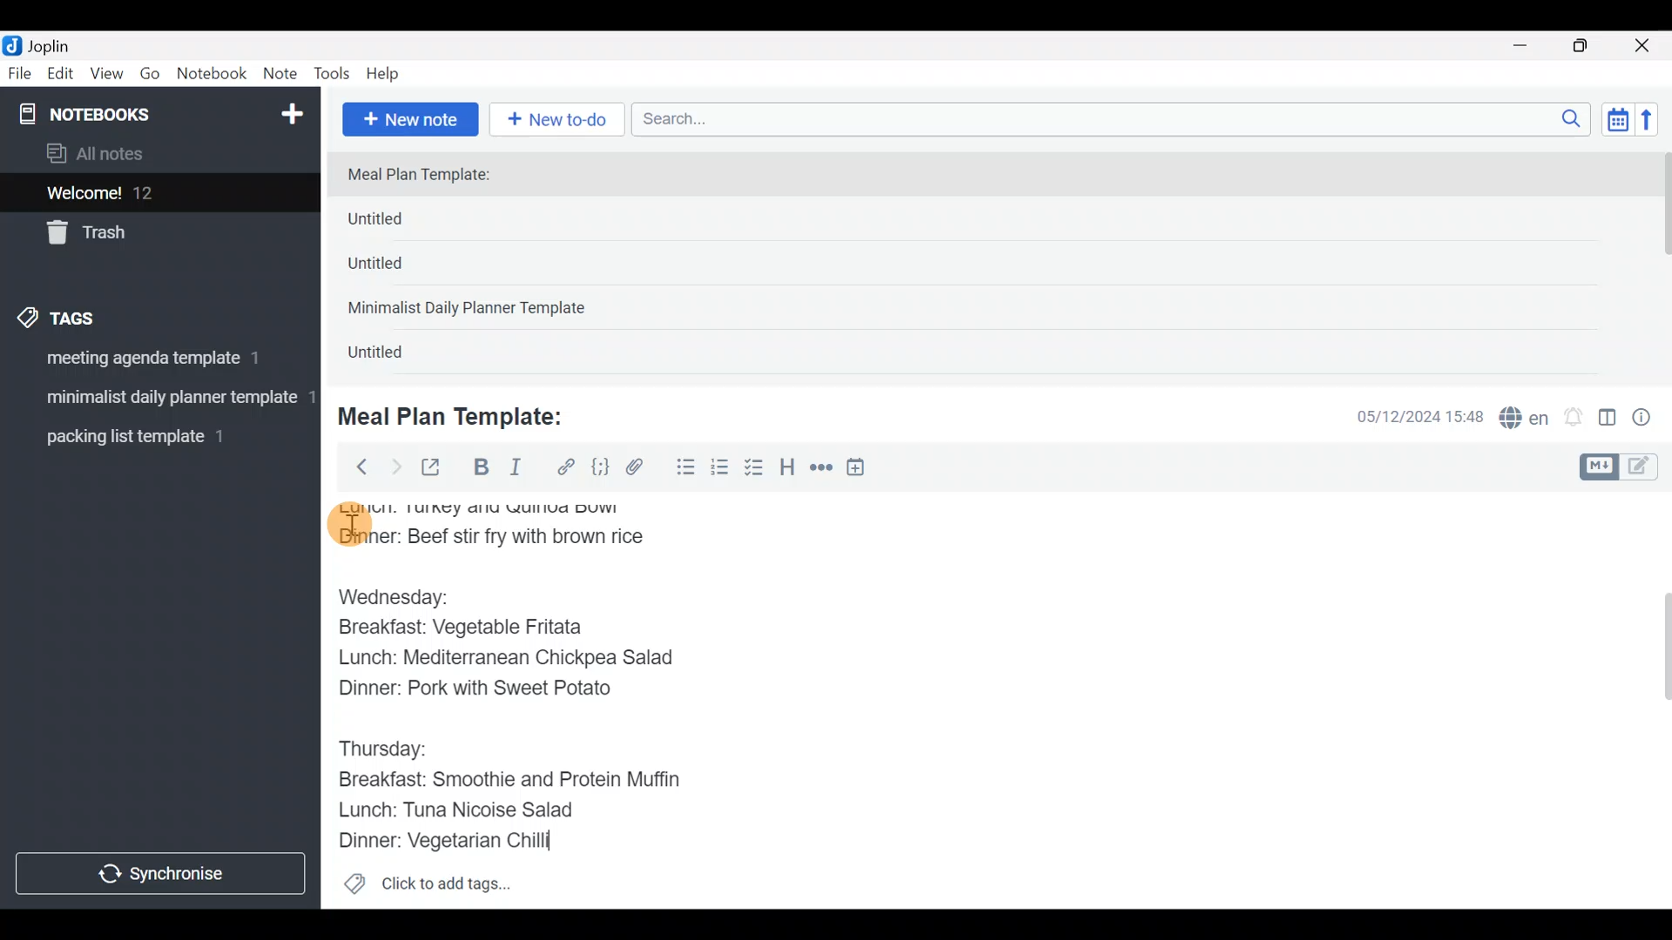  I want to click on Forward, so click(395, 467).